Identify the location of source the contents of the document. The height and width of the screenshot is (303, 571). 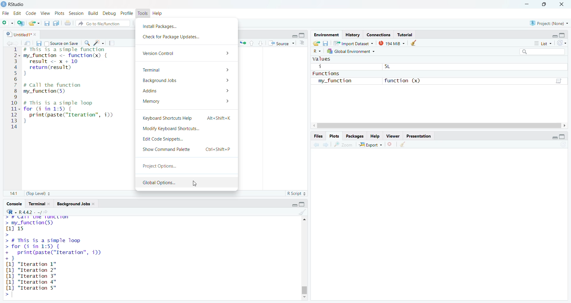
(282, 43).